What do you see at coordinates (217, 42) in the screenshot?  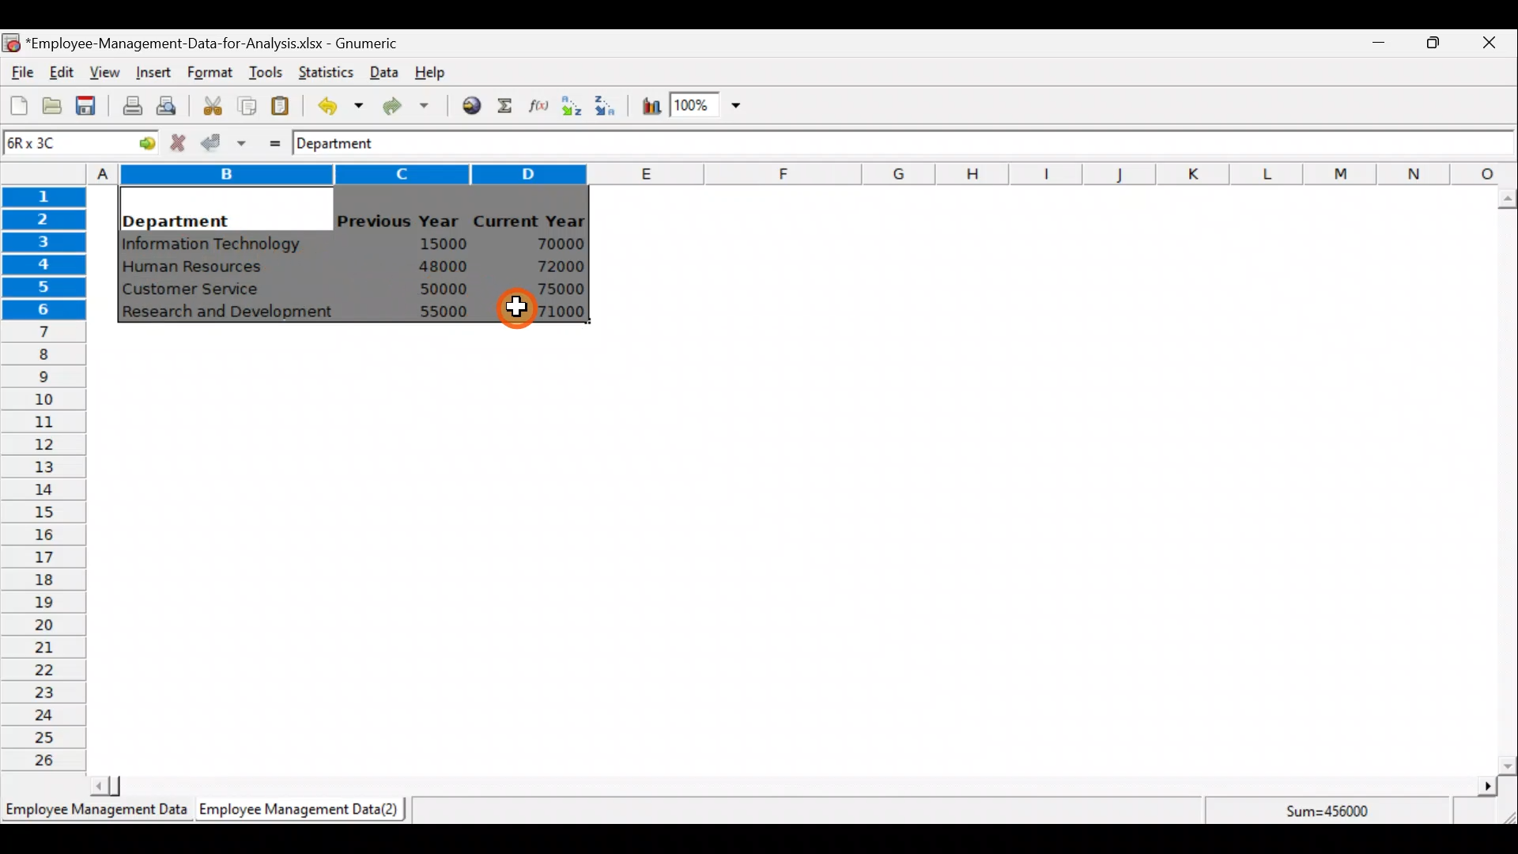 I see `‘Employee-Management-Data-for-Analysis.xlsx - Gnumeric` at bounding box center [217, 42].